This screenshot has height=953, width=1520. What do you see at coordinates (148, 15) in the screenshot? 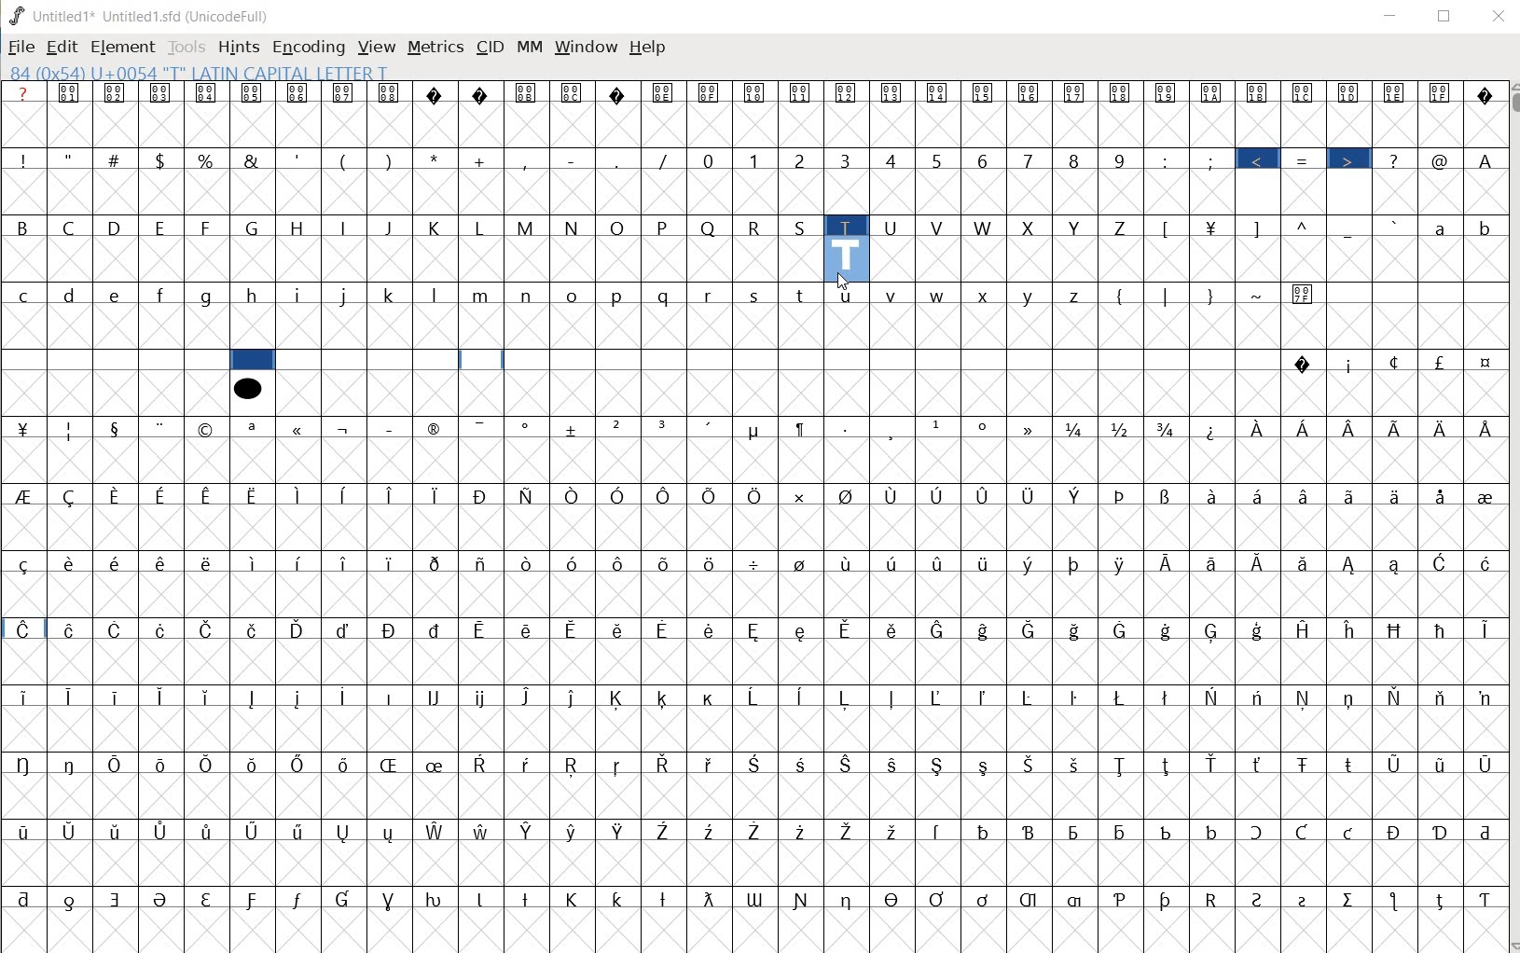
I see `Untitled1* Untitled 1.sfd (UnicodeFull)` at bounding box center [148, 15].